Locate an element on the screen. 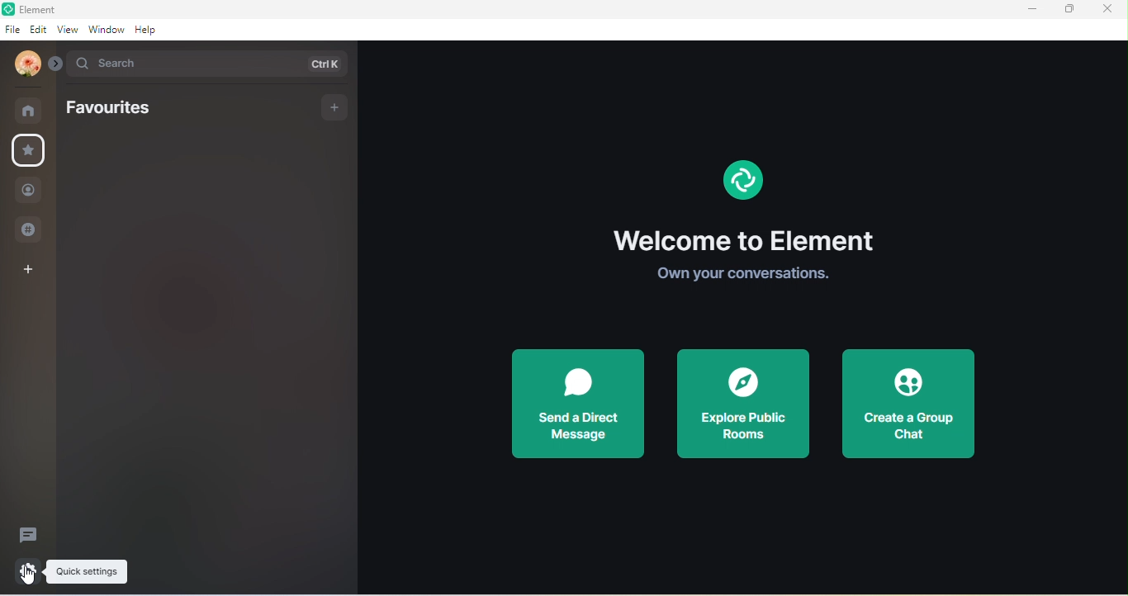 The width and height of the screenshot is (1128, 596). element is located at coordinates (60, 10).